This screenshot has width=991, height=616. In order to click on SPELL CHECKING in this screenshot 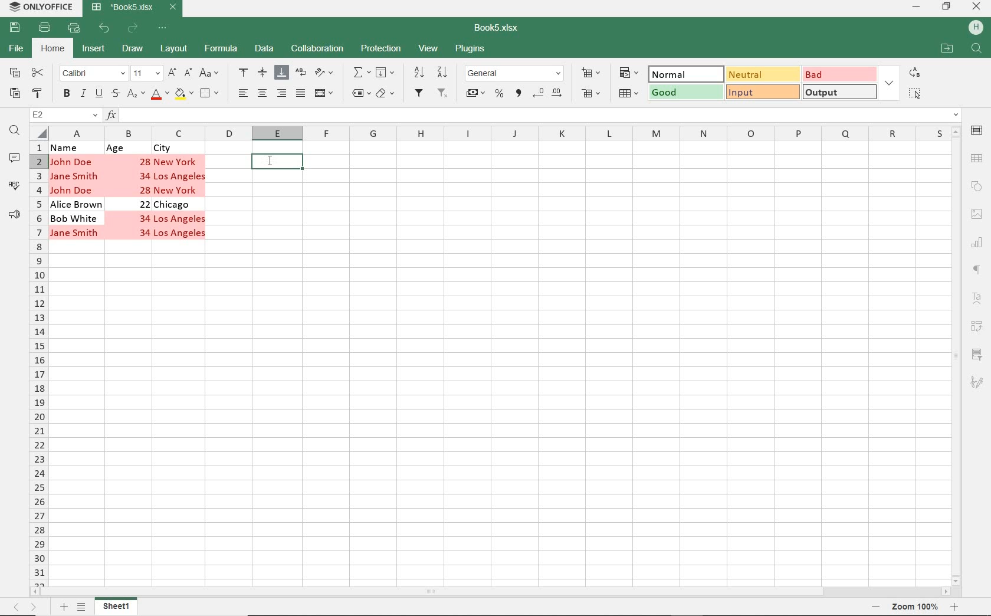, I will do `click(17, 185)`.